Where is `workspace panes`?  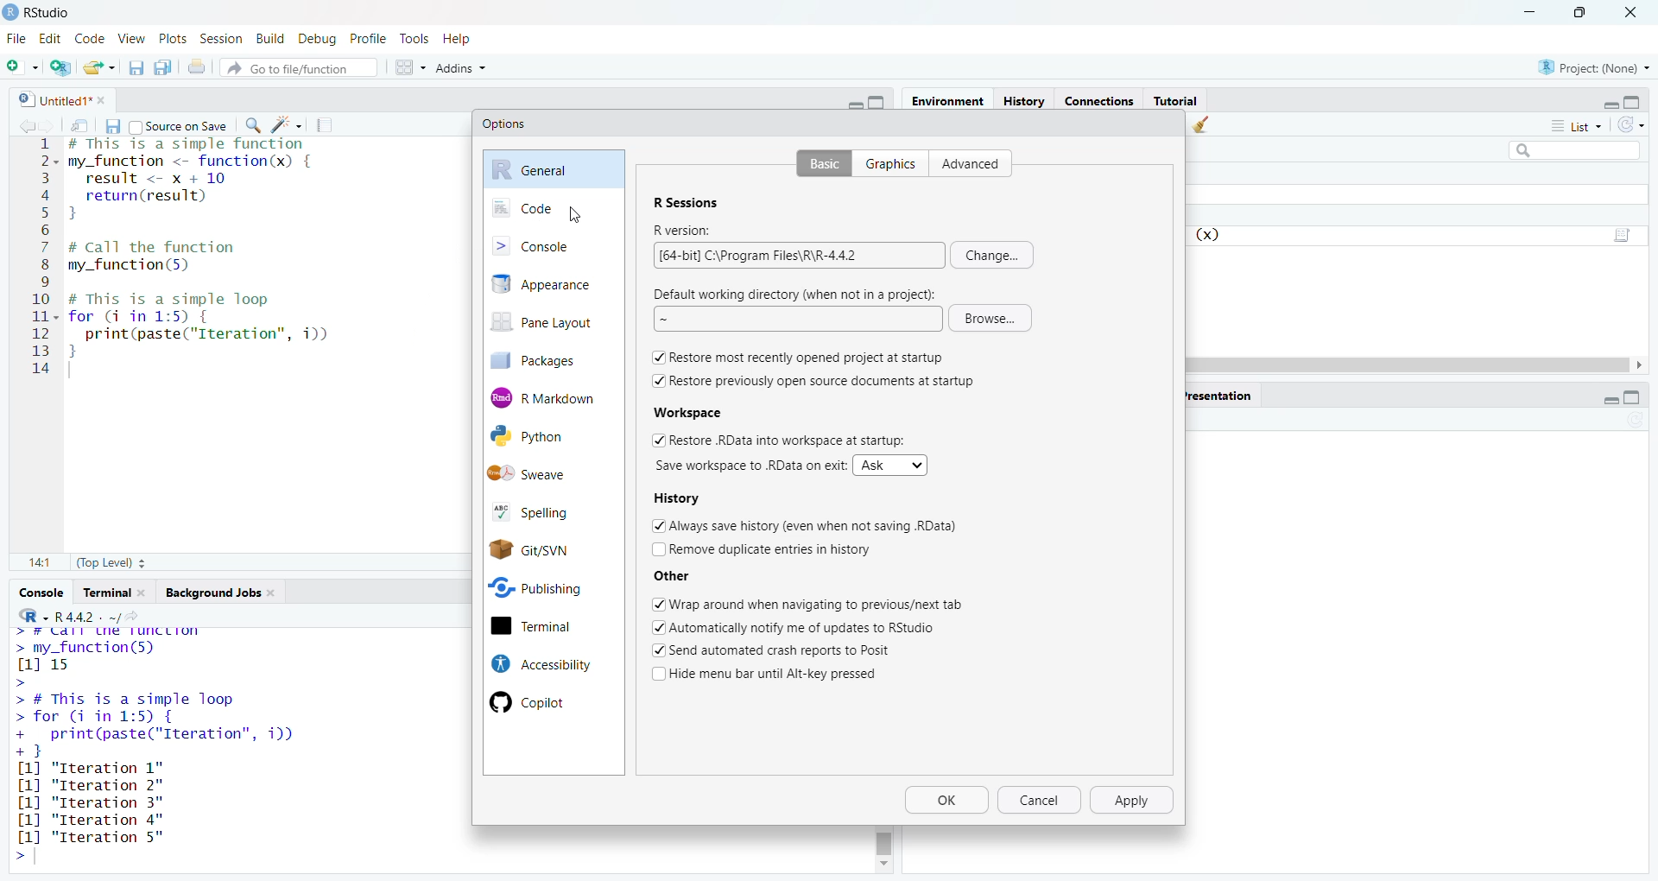 workspace panes is located at coordinates (408, 66).